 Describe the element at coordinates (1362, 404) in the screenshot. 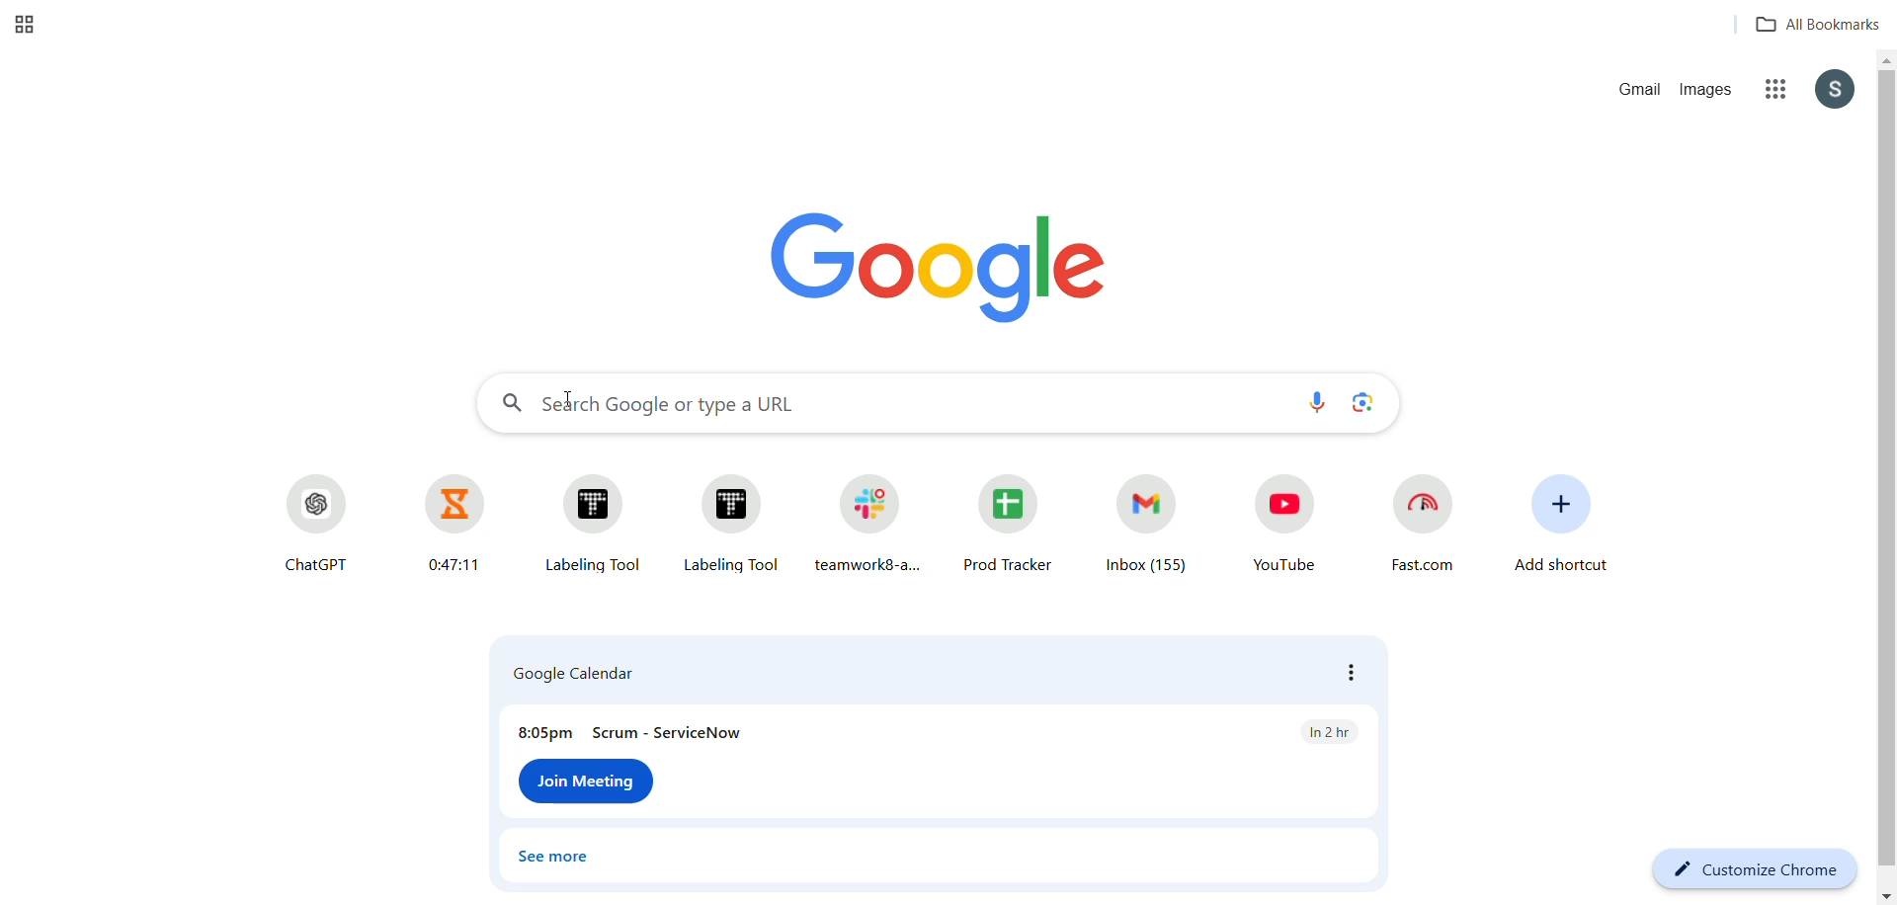

I see `lens` at that location.